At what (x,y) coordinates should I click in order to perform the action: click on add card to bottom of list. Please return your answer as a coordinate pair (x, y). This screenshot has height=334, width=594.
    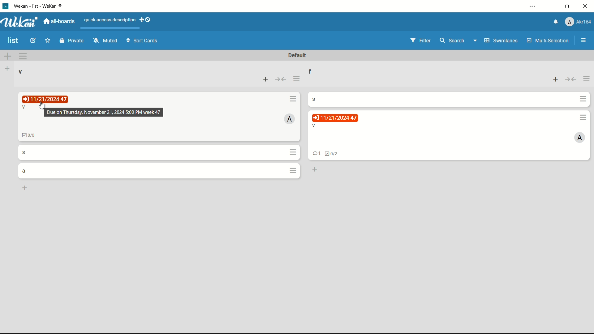
    Looking at the image, I should click on (314, 170).